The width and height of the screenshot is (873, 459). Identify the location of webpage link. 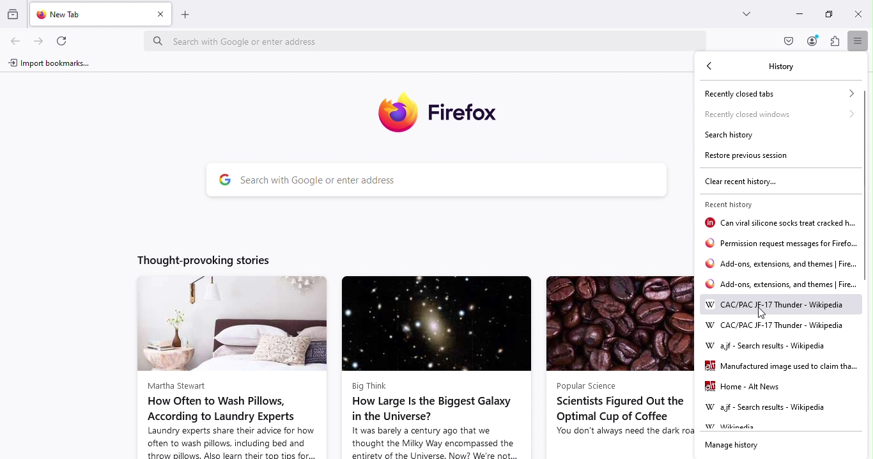
(771, 345).